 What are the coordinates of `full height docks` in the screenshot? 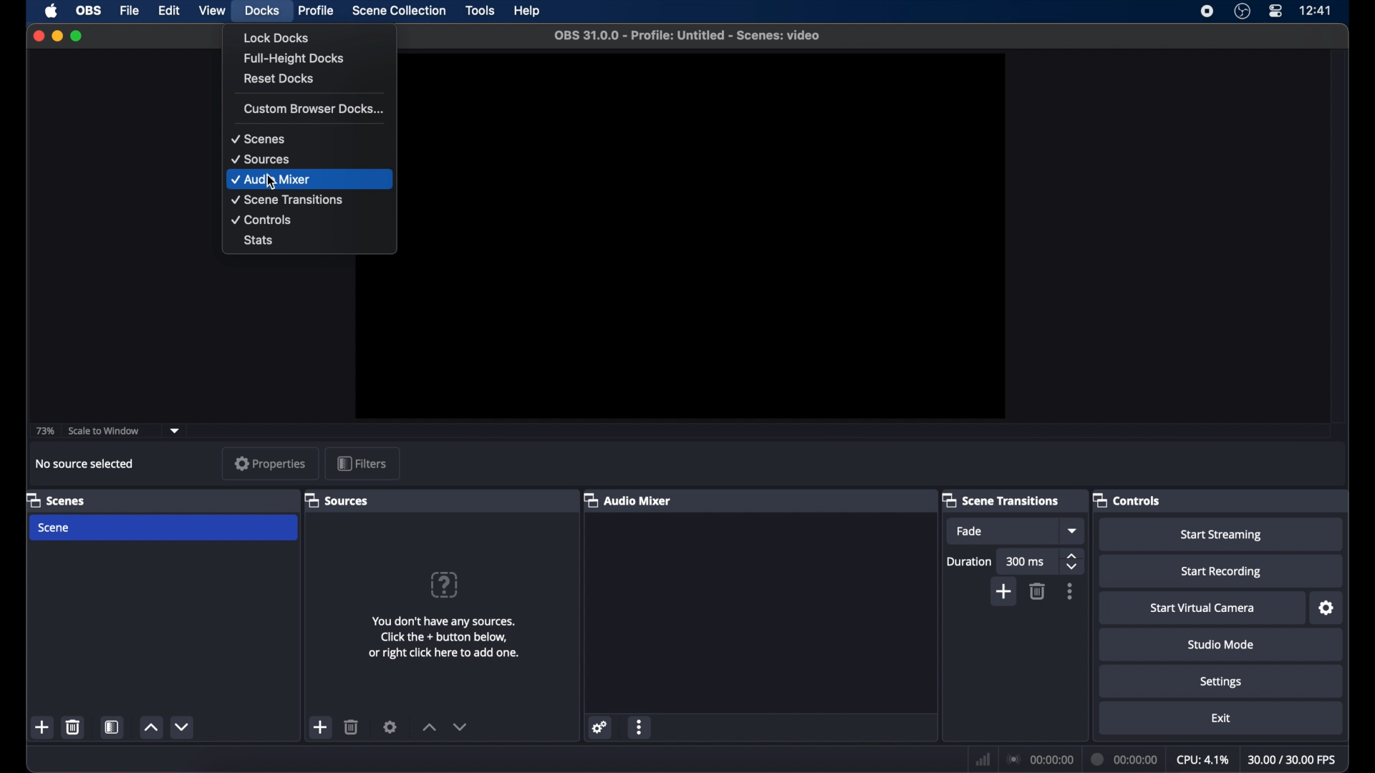 It's located at (296, 59).